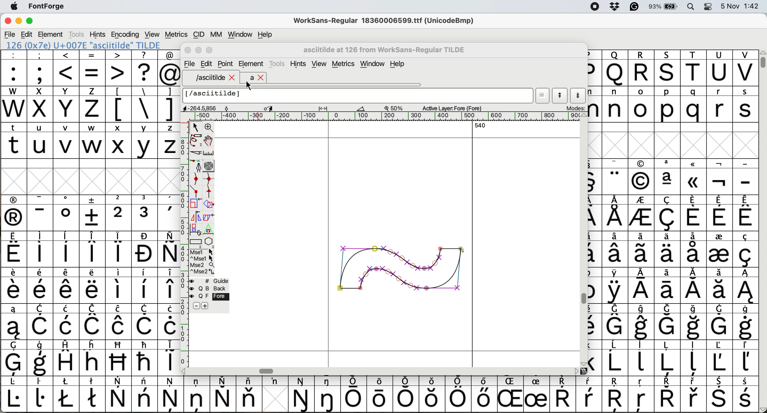 This screenshot has width=767, height=413. What do you see at coordinates (401, 265) in the screenshot?
I see `tilde glyph` at bounding box center [401, 265].